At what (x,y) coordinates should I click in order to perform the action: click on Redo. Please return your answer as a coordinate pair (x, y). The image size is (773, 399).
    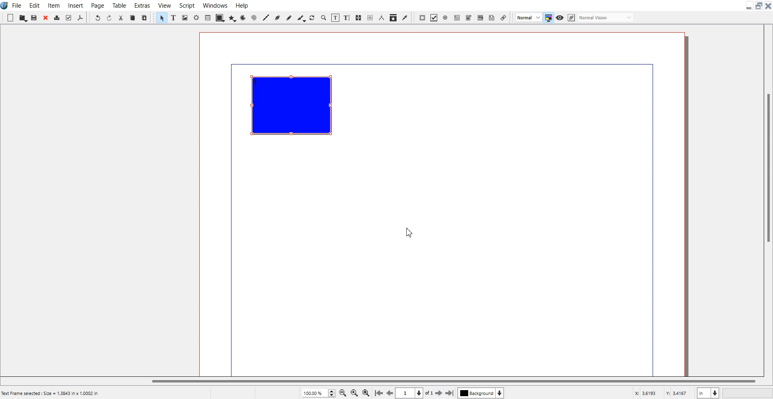
    Looking at the image, I should click on (110, 17).